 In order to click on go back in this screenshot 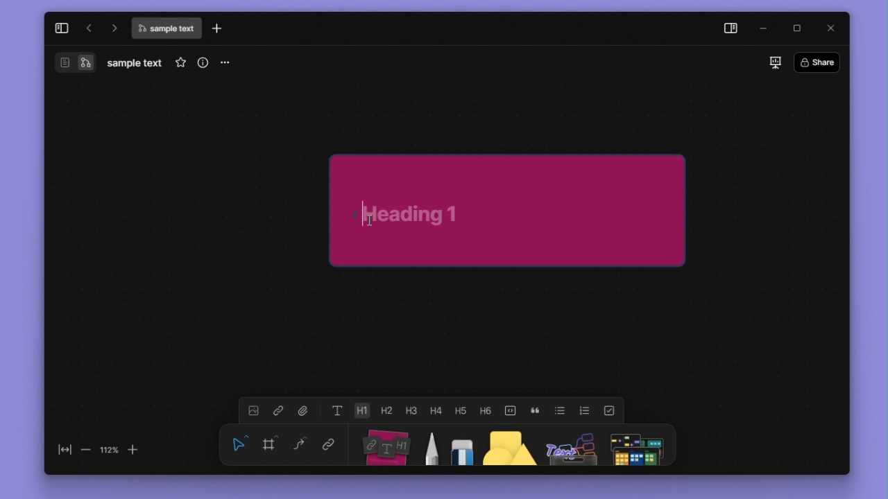, I will do `click(89, 28)`.